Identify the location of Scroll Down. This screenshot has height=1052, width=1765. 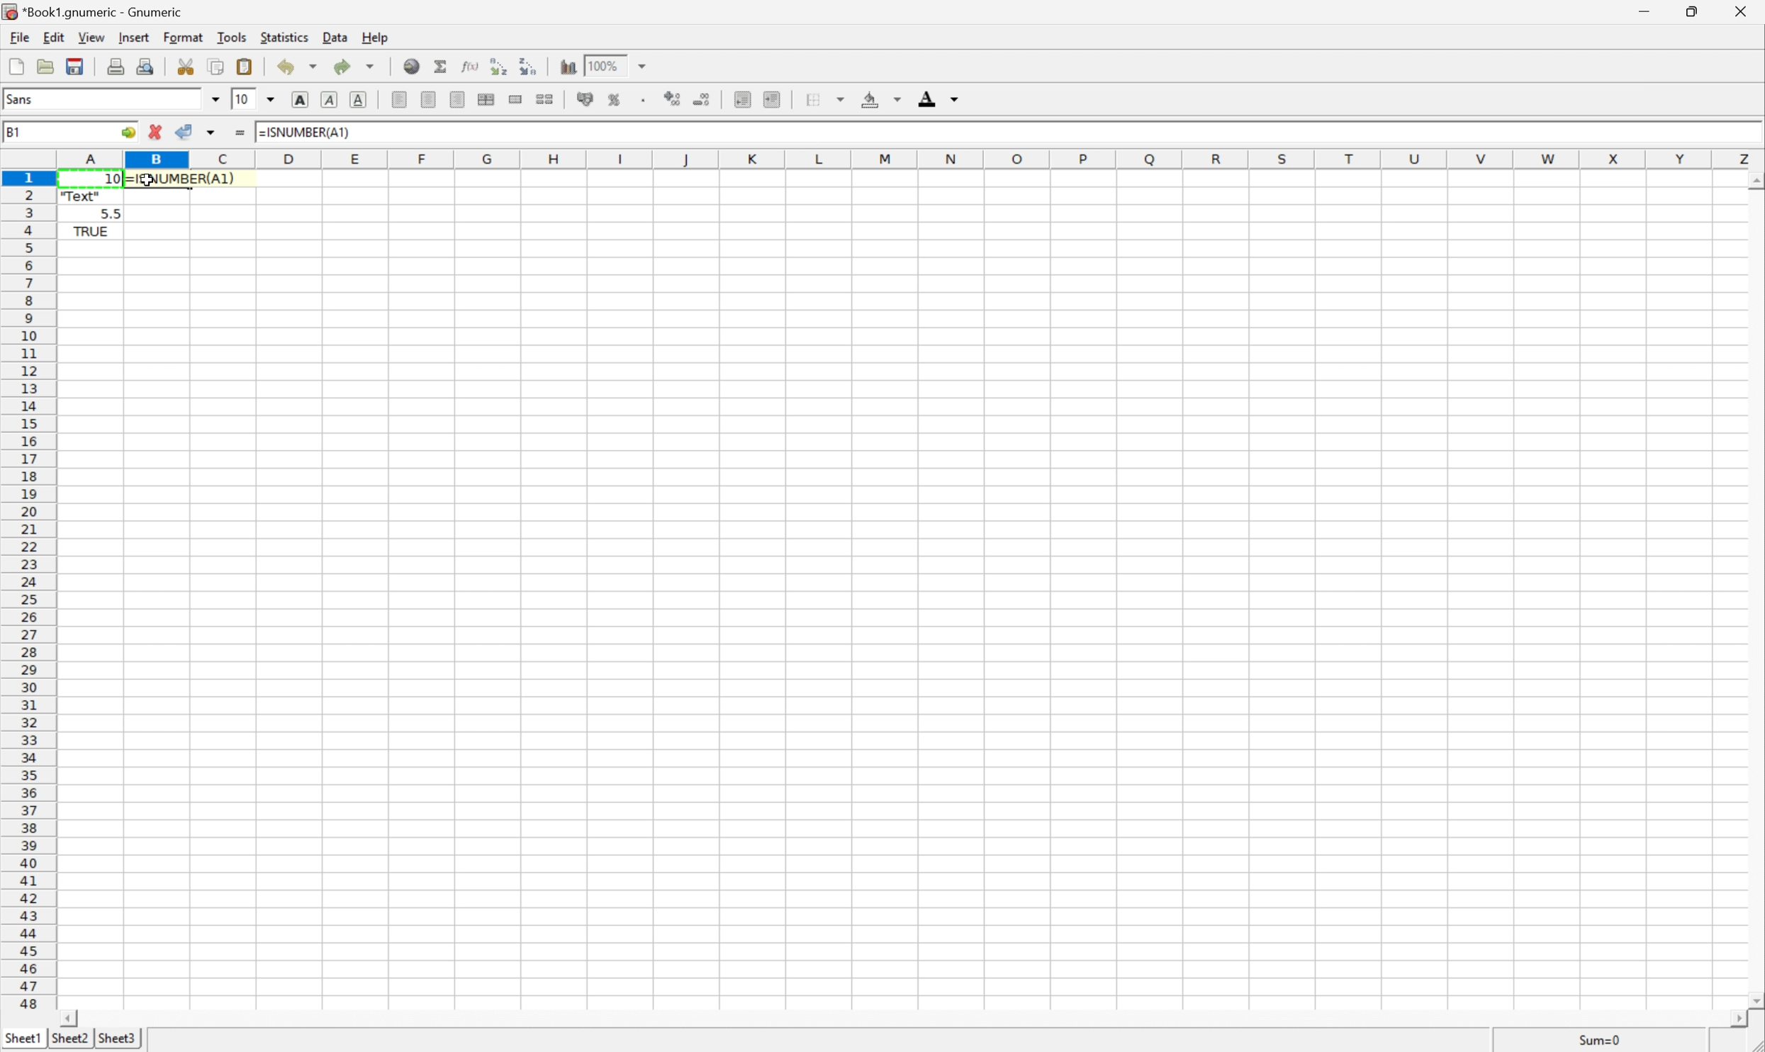
(1753, 182).